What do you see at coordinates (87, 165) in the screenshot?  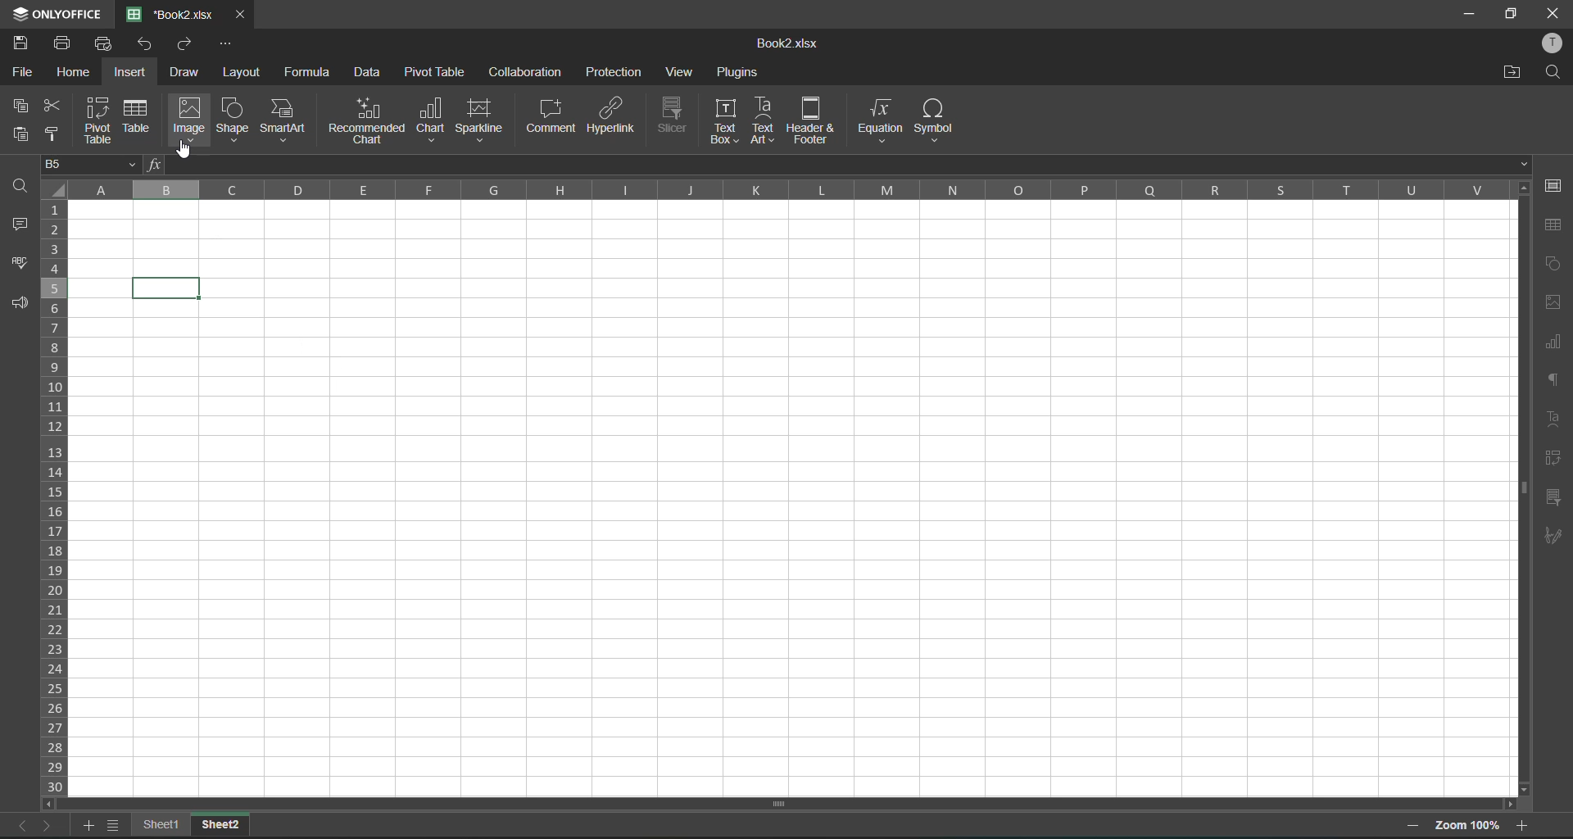 I see `B5` at bounding box center [87, 165].